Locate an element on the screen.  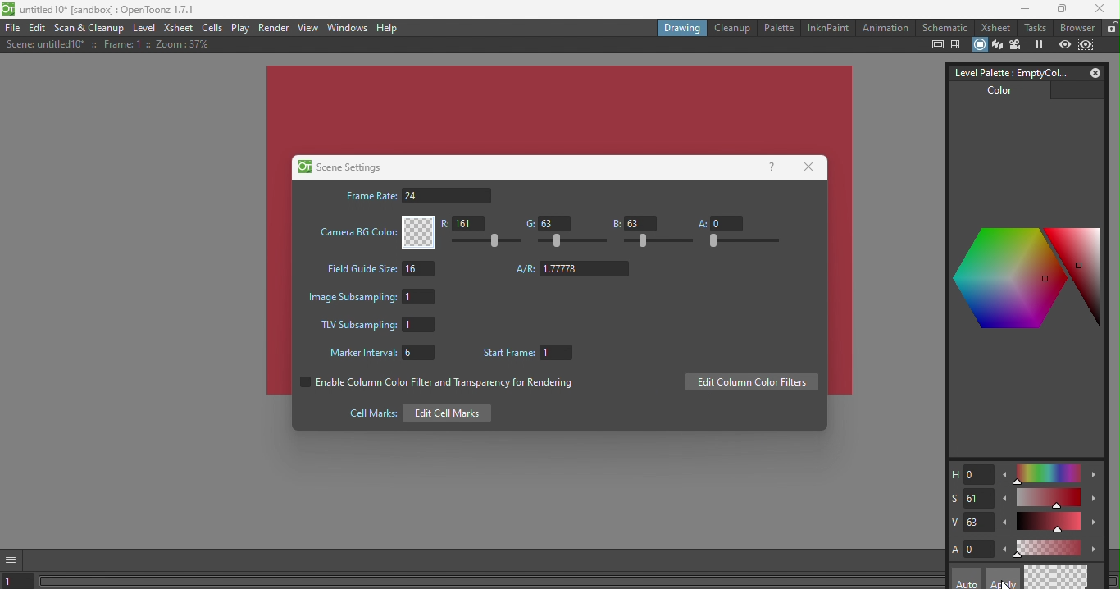
Slide bar is located at coordinates (490, 241).